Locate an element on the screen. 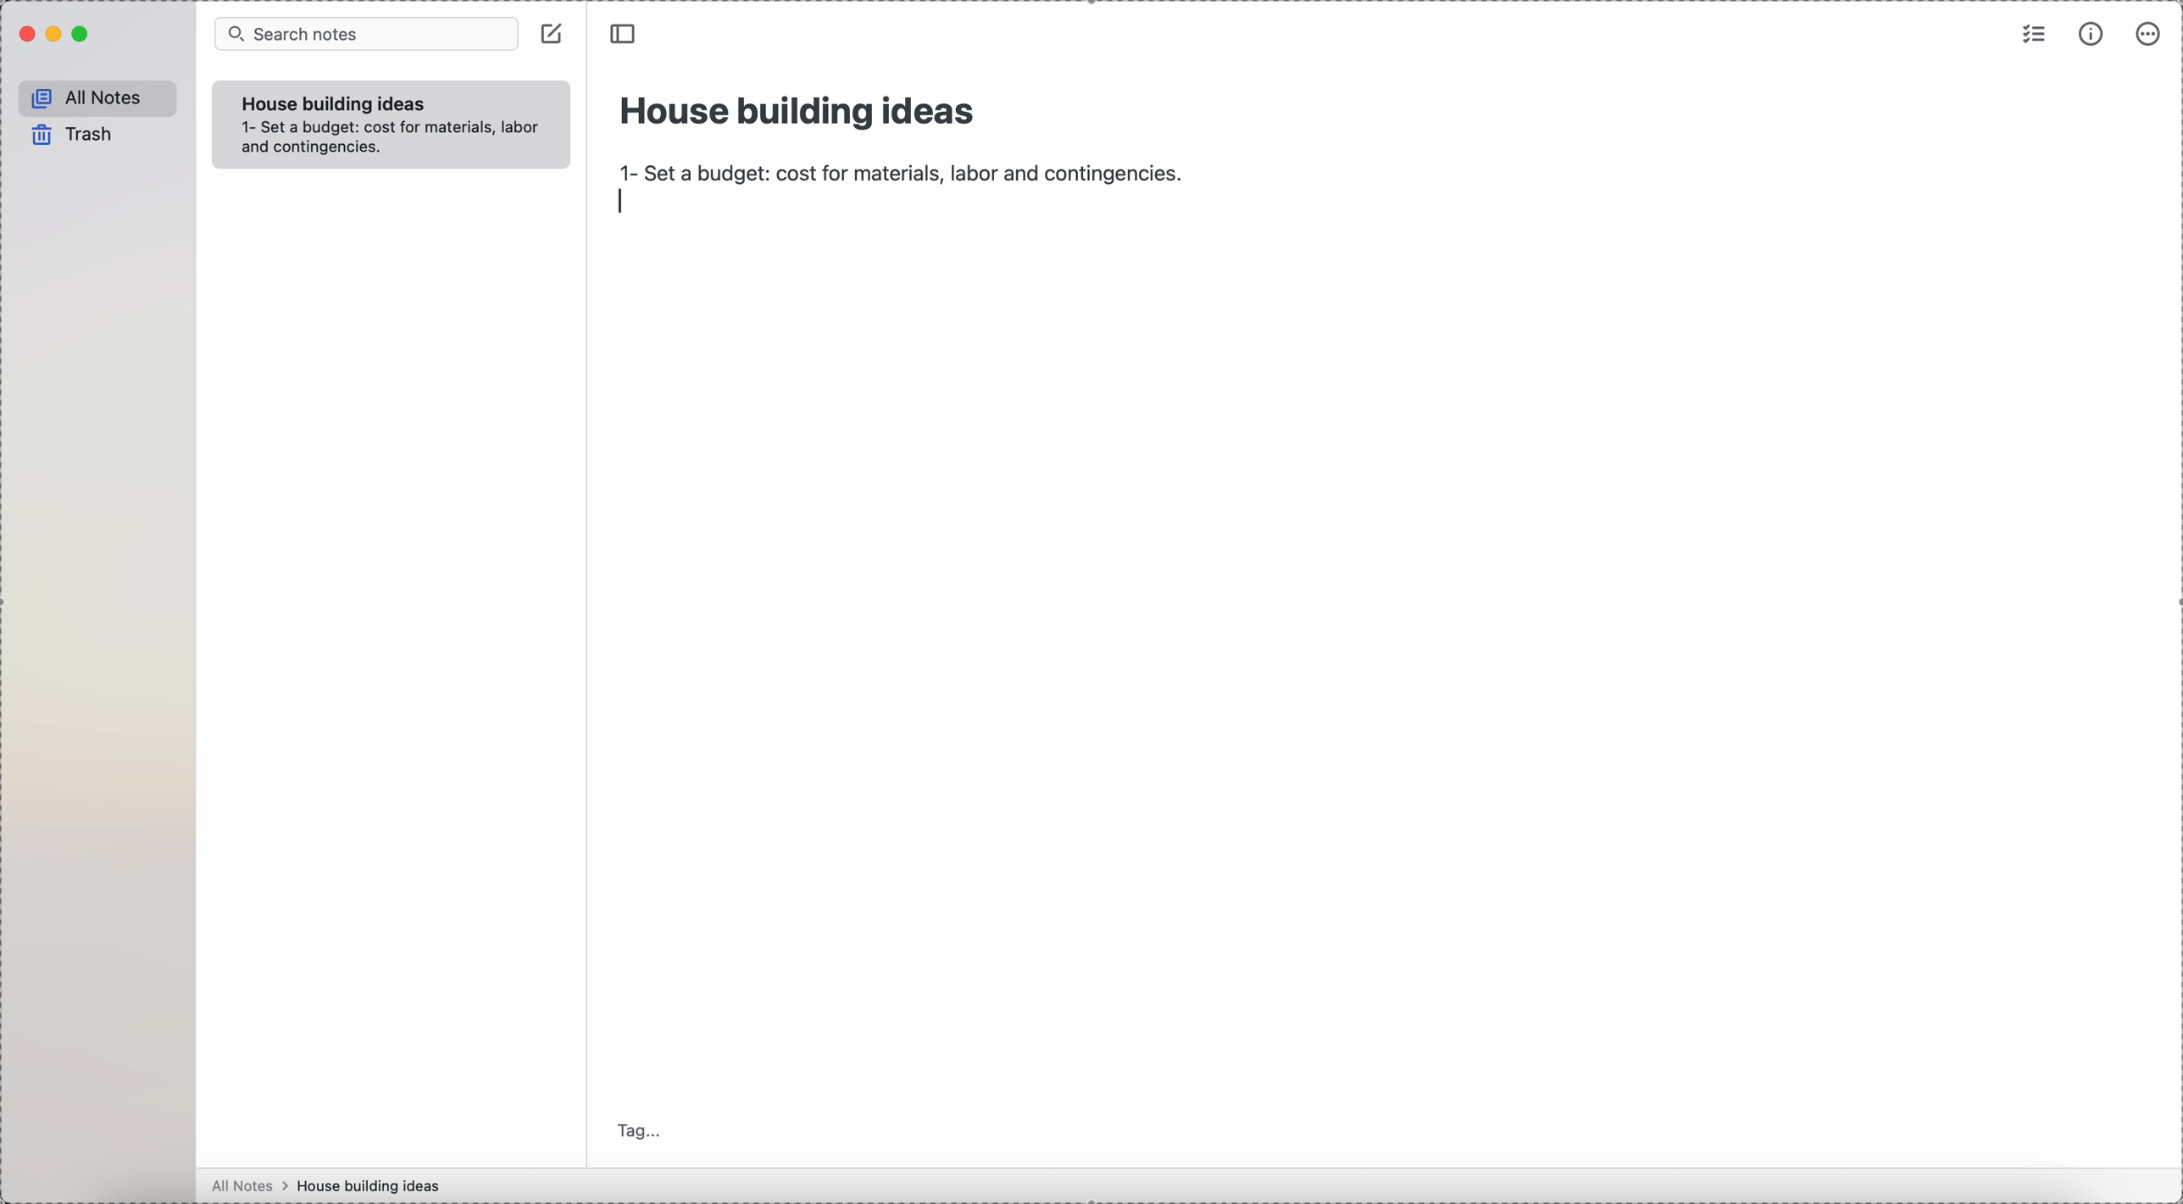 This screenshot has height=1204, width=2183. set a budget cost for material,labor,and corbingencies is located at coordinates (396, 140).